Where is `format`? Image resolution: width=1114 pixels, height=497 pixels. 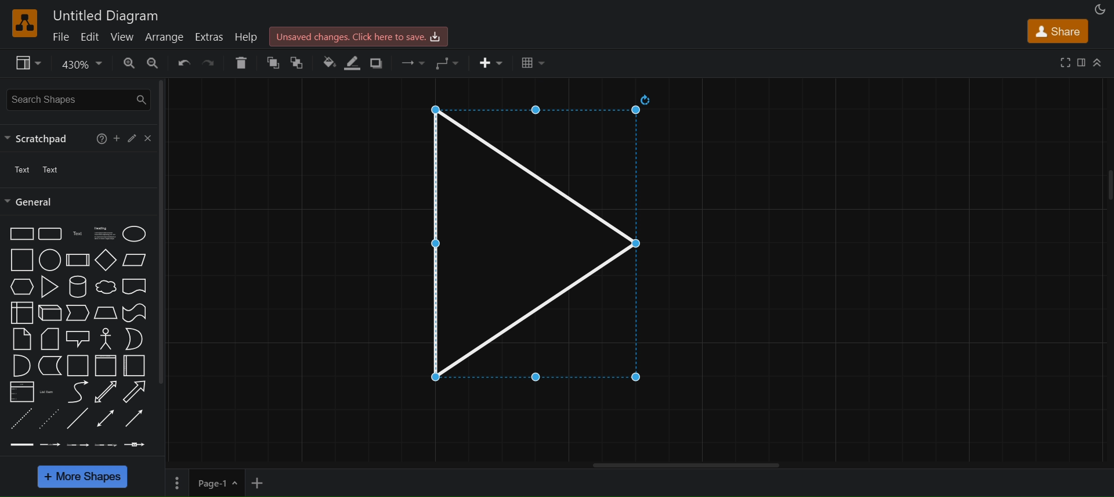
format is located at coordinates (1081, 62).